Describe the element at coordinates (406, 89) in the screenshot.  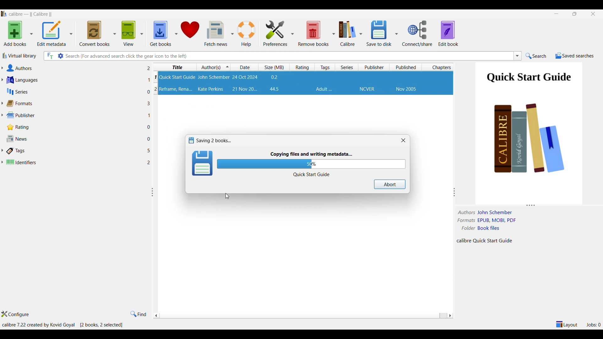
I see `Publish date` at that location.